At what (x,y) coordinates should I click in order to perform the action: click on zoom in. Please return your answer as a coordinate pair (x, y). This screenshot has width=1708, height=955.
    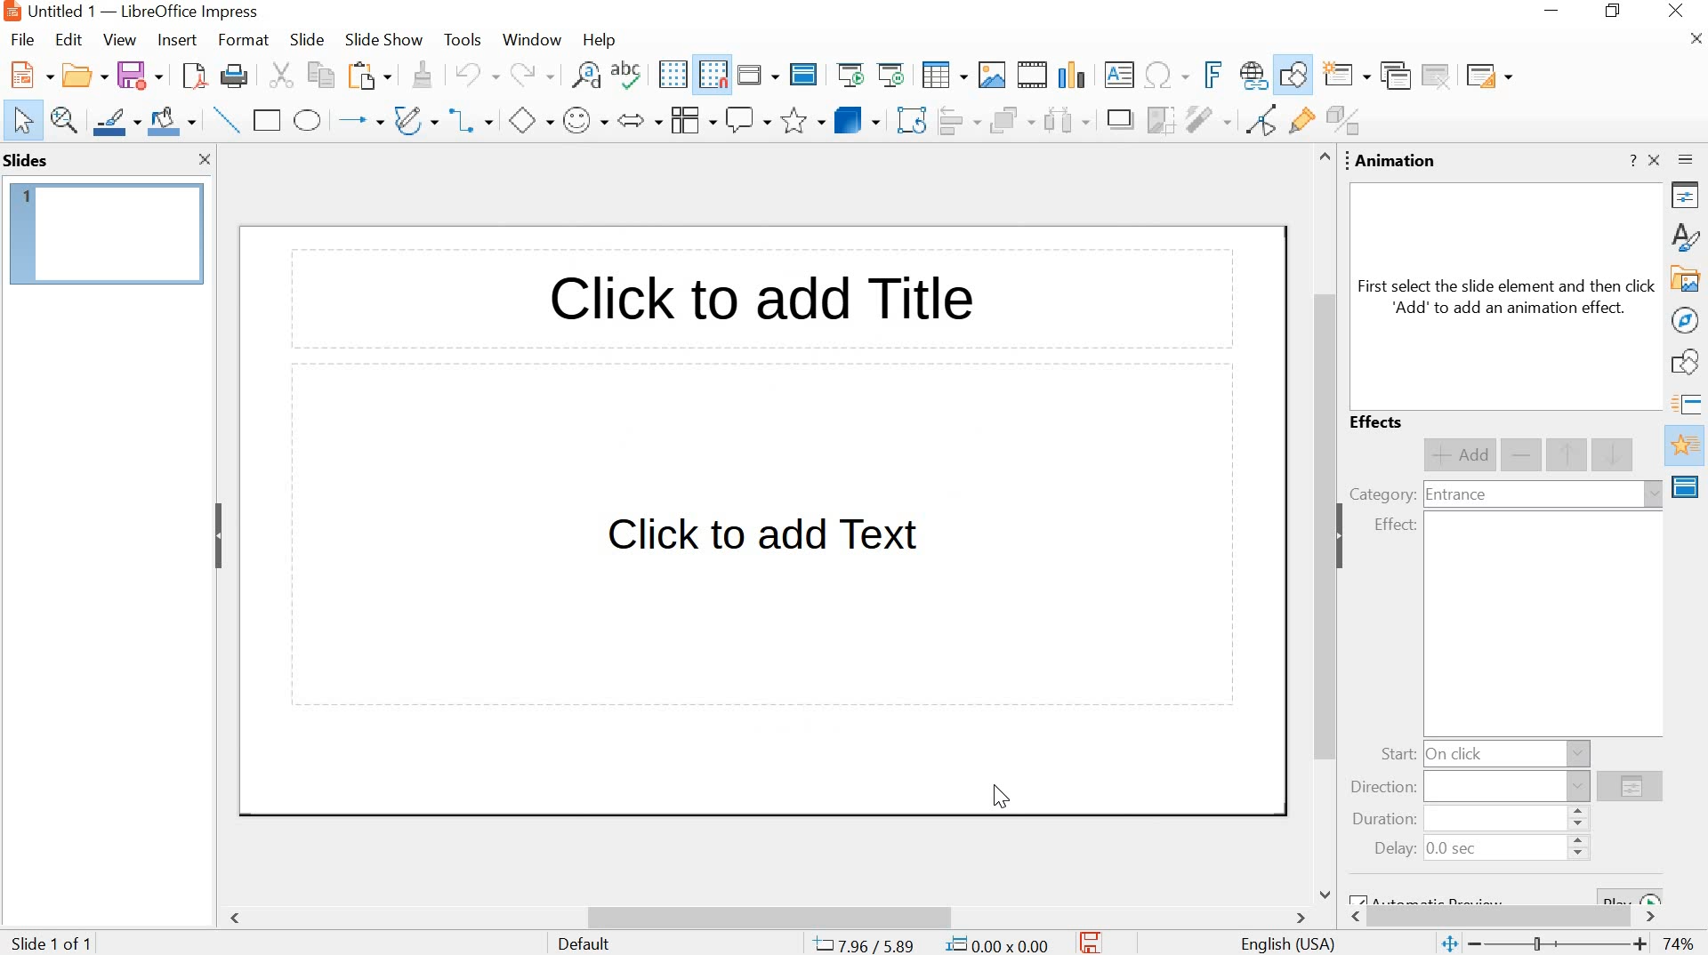
    Looking at the image, I should click on (1640, 946).